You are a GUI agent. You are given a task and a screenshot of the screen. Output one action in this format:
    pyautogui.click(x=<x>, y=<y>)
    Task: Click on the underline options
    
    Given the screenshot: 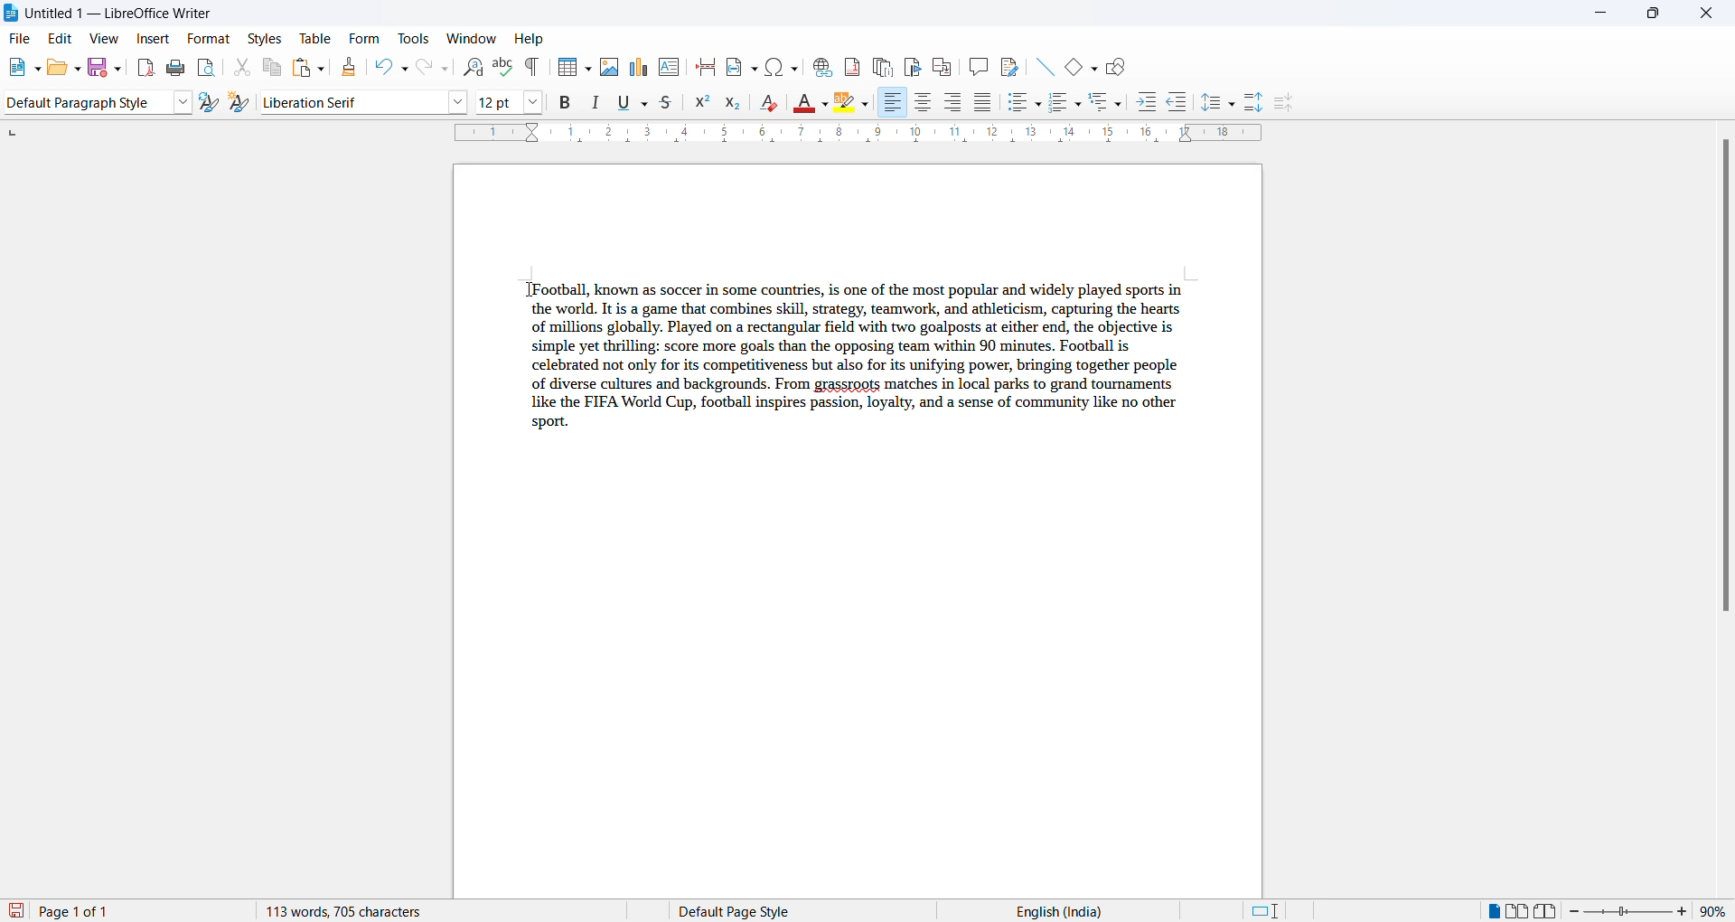 What is the action you would take?
    pyautogui.click(x=643, y=103)
    